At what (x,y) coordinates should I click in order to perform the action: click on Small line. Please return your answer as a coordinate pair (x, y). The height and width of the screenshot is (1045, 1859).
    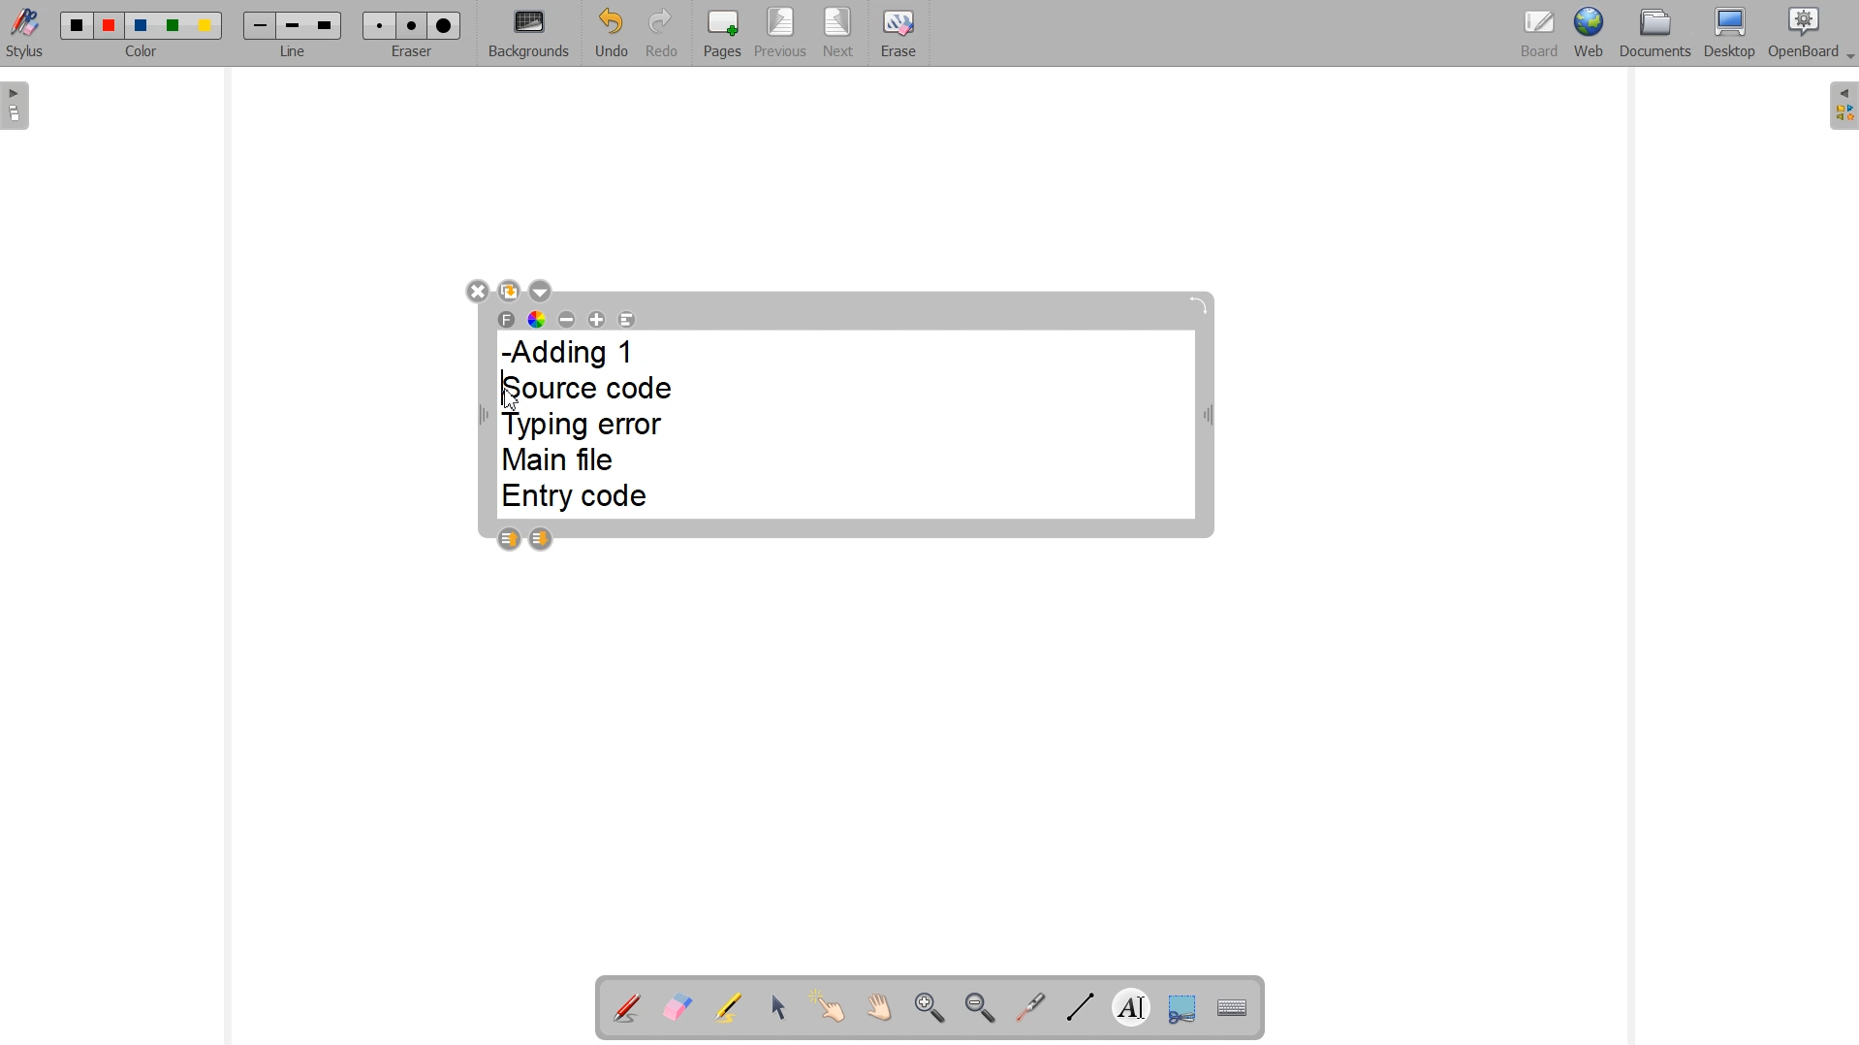
    Looking at the image, I should click on (261, 26).